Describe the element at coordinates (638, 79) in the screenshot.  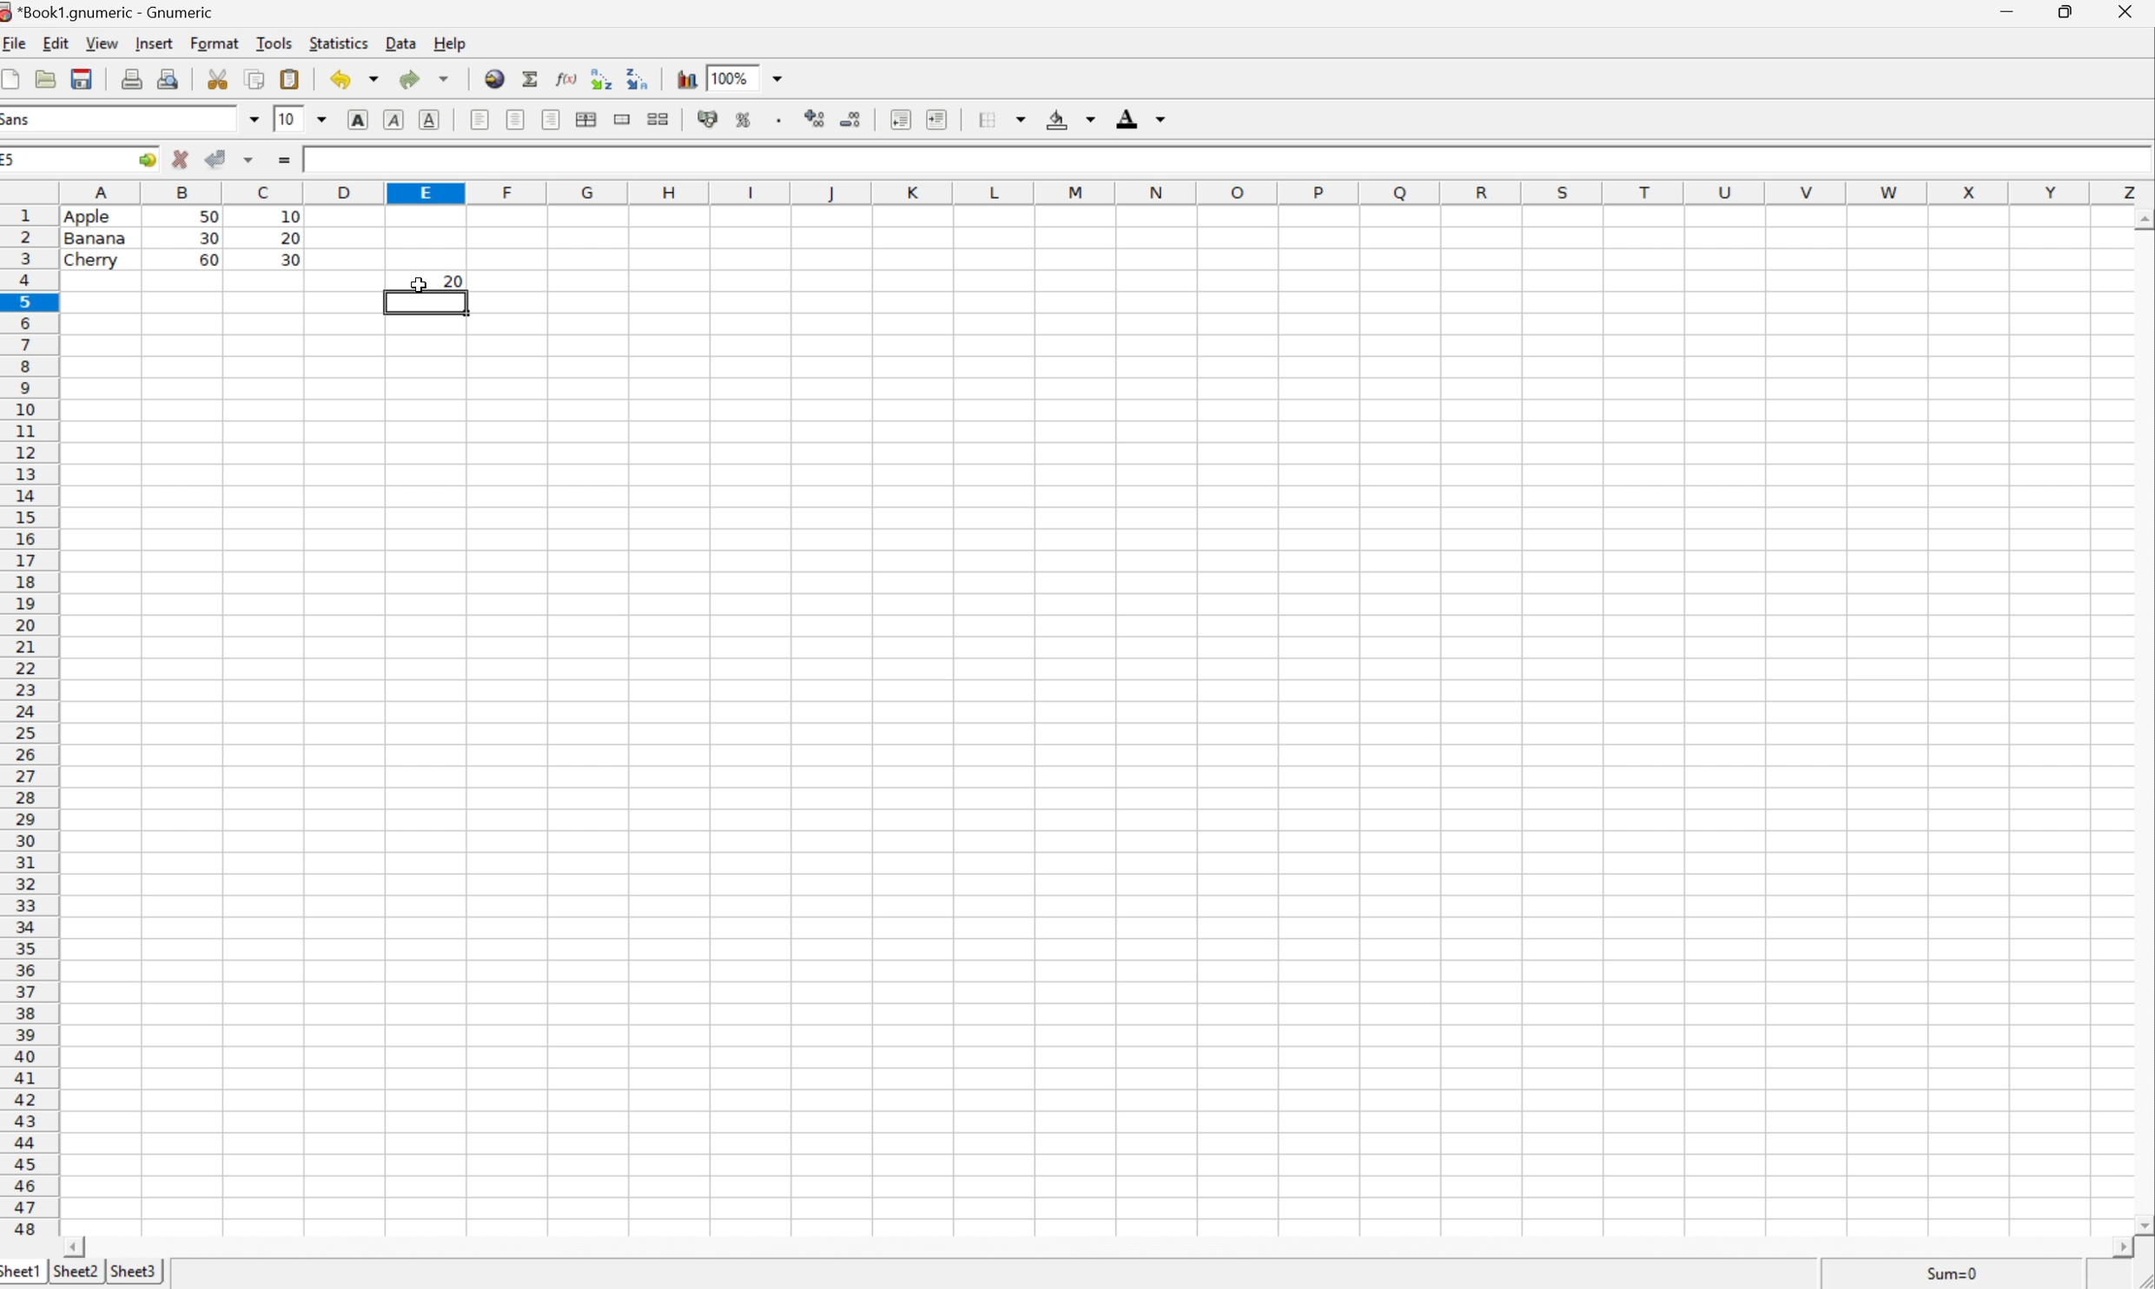
I see `Sort the selected region in descending order based on the first column selected` at that location.